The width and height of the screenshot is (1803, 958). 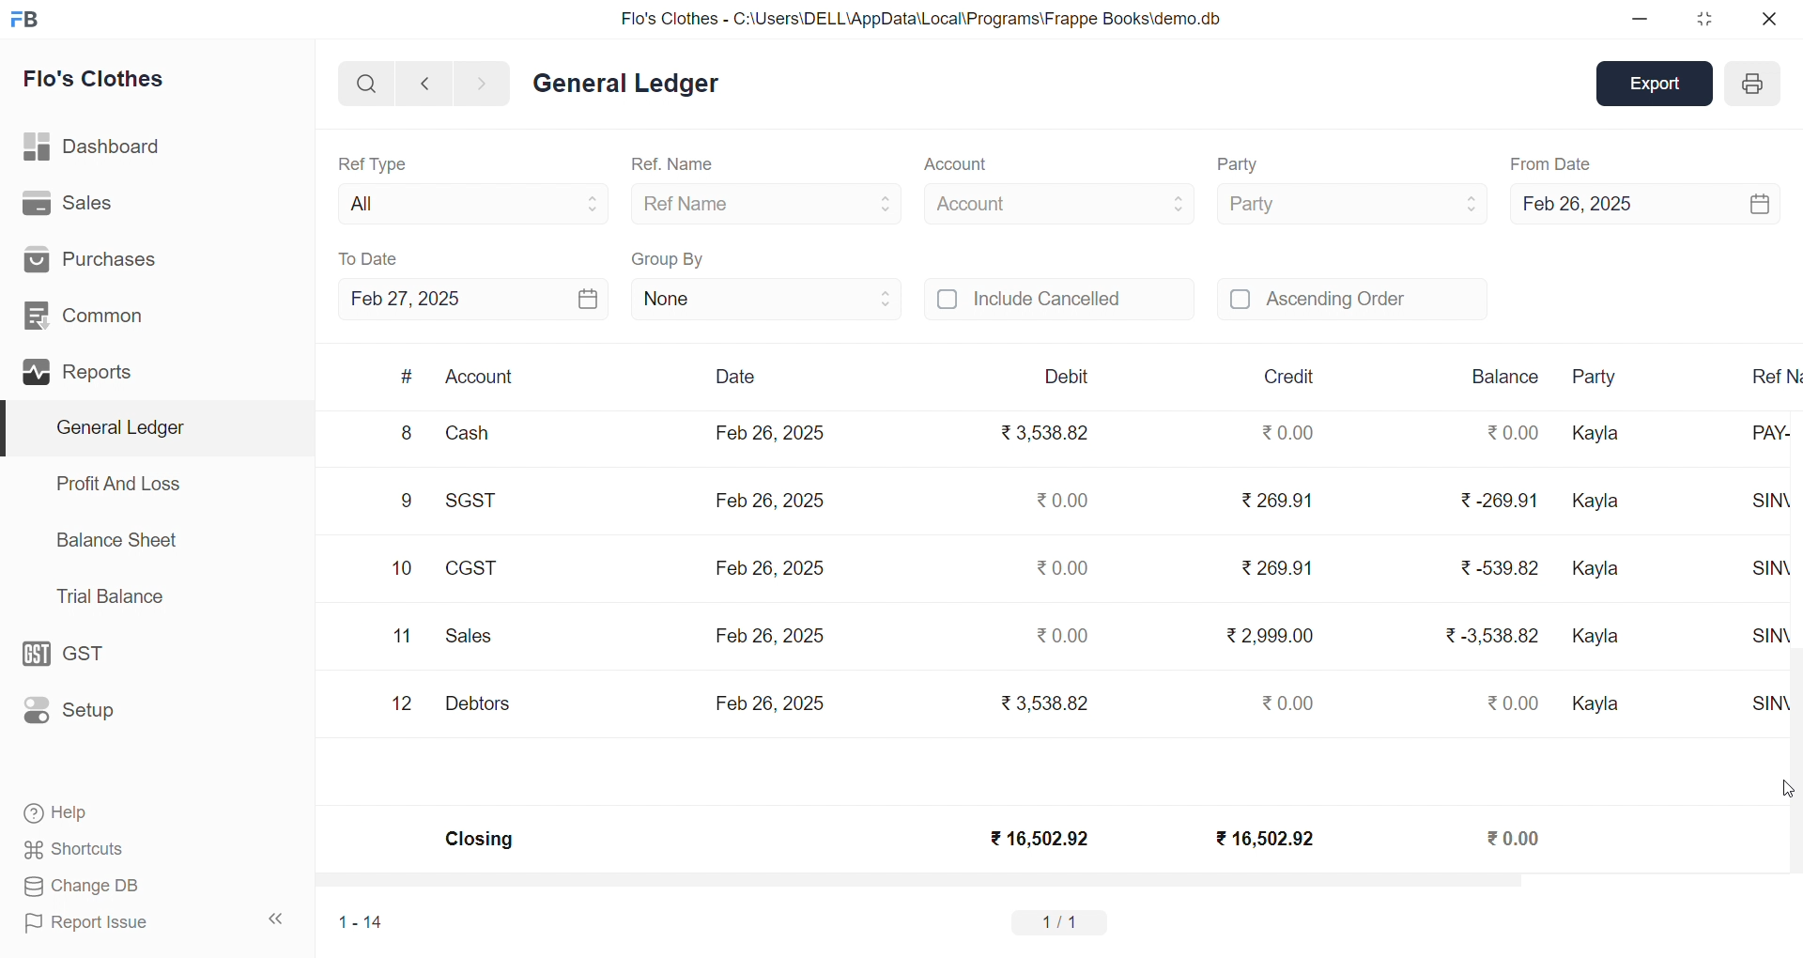 What do you see at coordinates (405, 435) in the screenshot?
I see `8` at bounding box center [405, 435].